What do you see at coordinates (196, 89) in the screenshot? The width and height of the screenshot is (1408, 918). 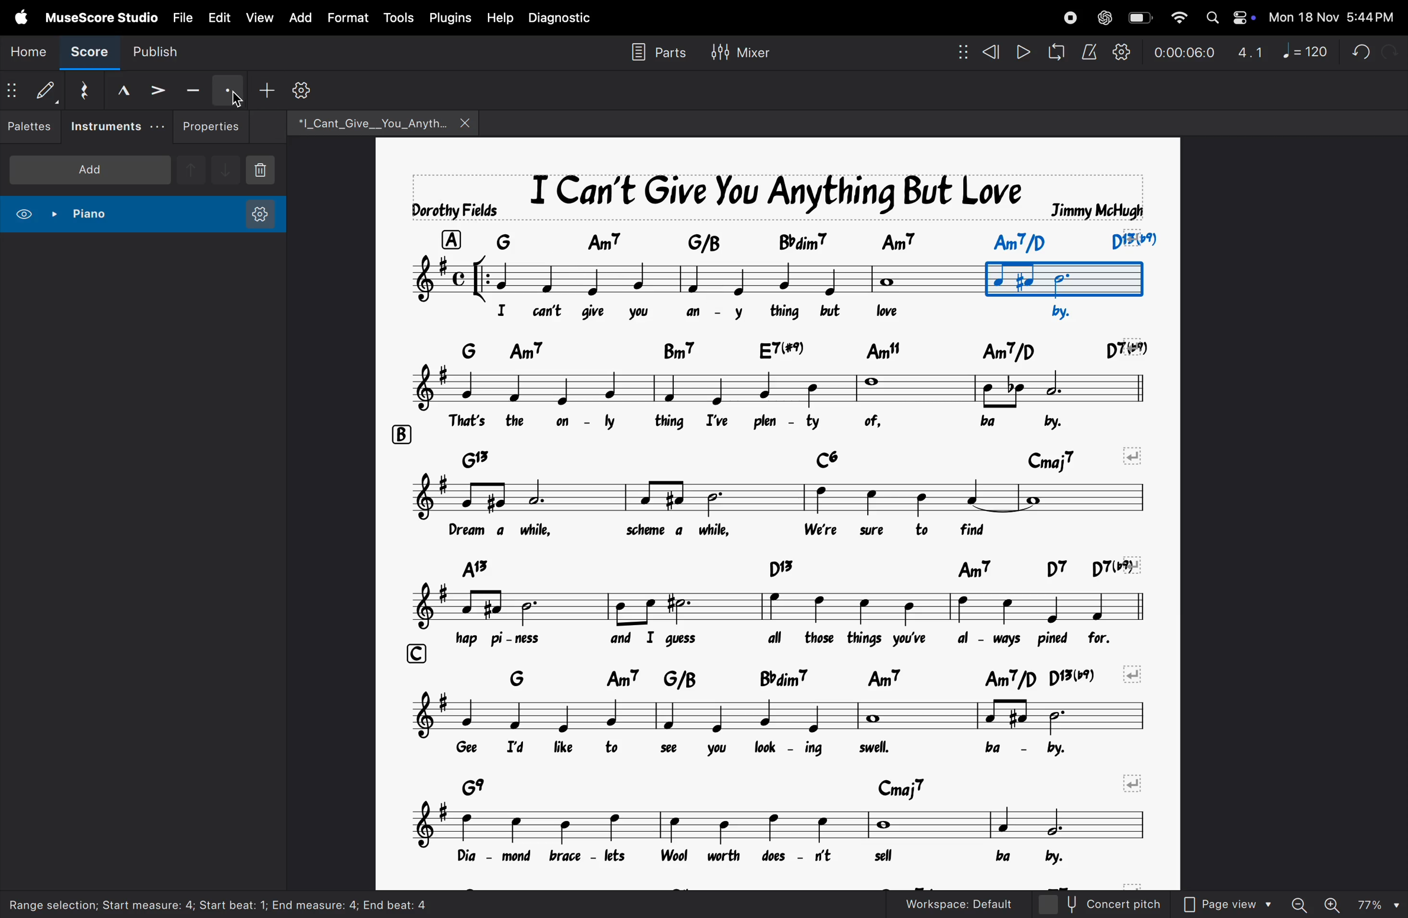 I see `tenuto` at bounding box center [196, 89].